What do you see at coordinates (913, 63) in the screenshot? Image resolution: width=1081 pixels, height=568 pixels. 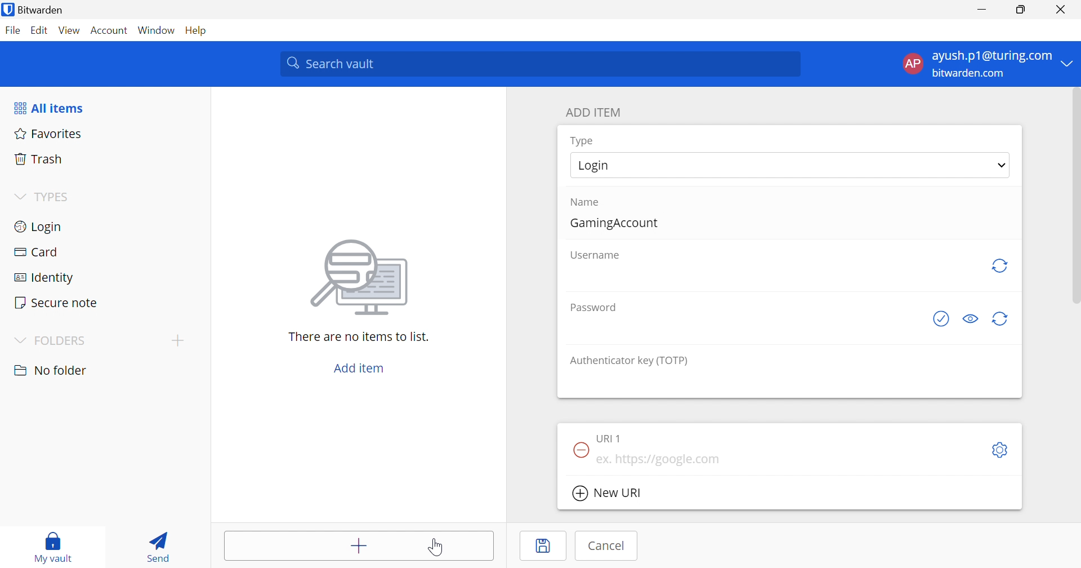 I see `AP` at bounding box center [913, 63].